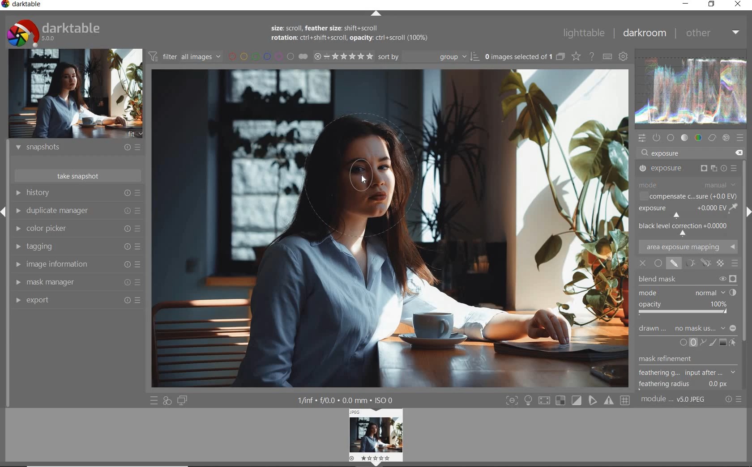 This screenshot has width=752, height=467. I want to click on cursor, so click(361, 180).